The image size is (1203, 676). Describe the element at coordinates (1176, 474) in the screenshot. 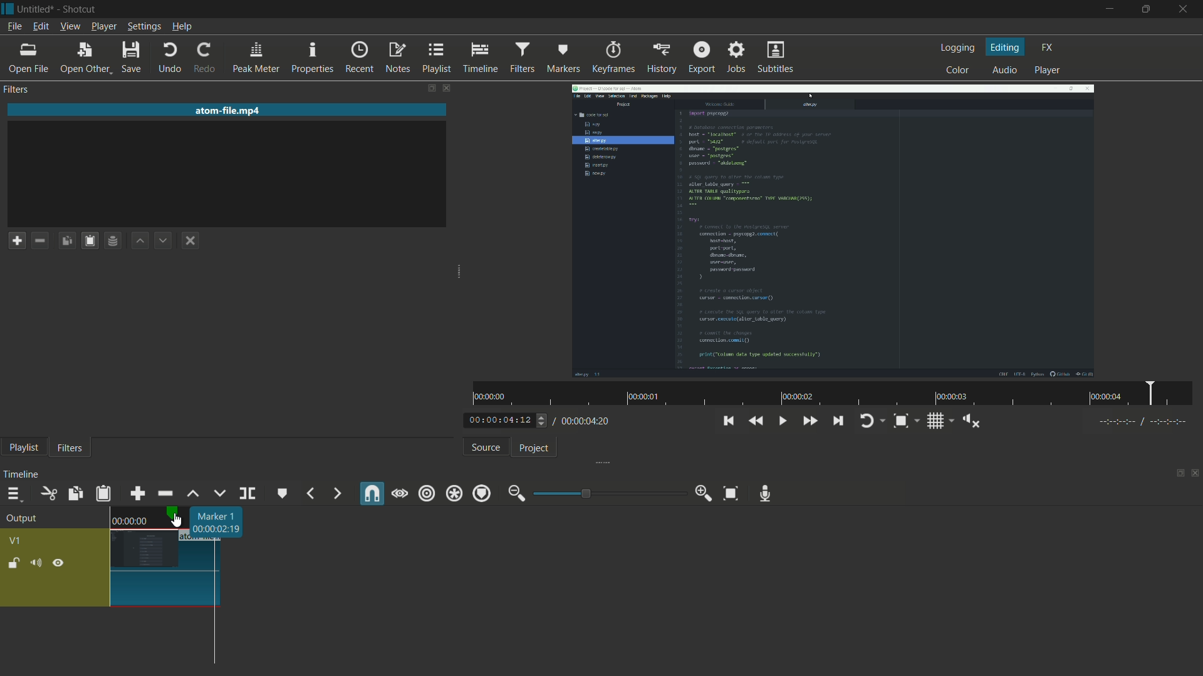

I see `change layout` at that location.